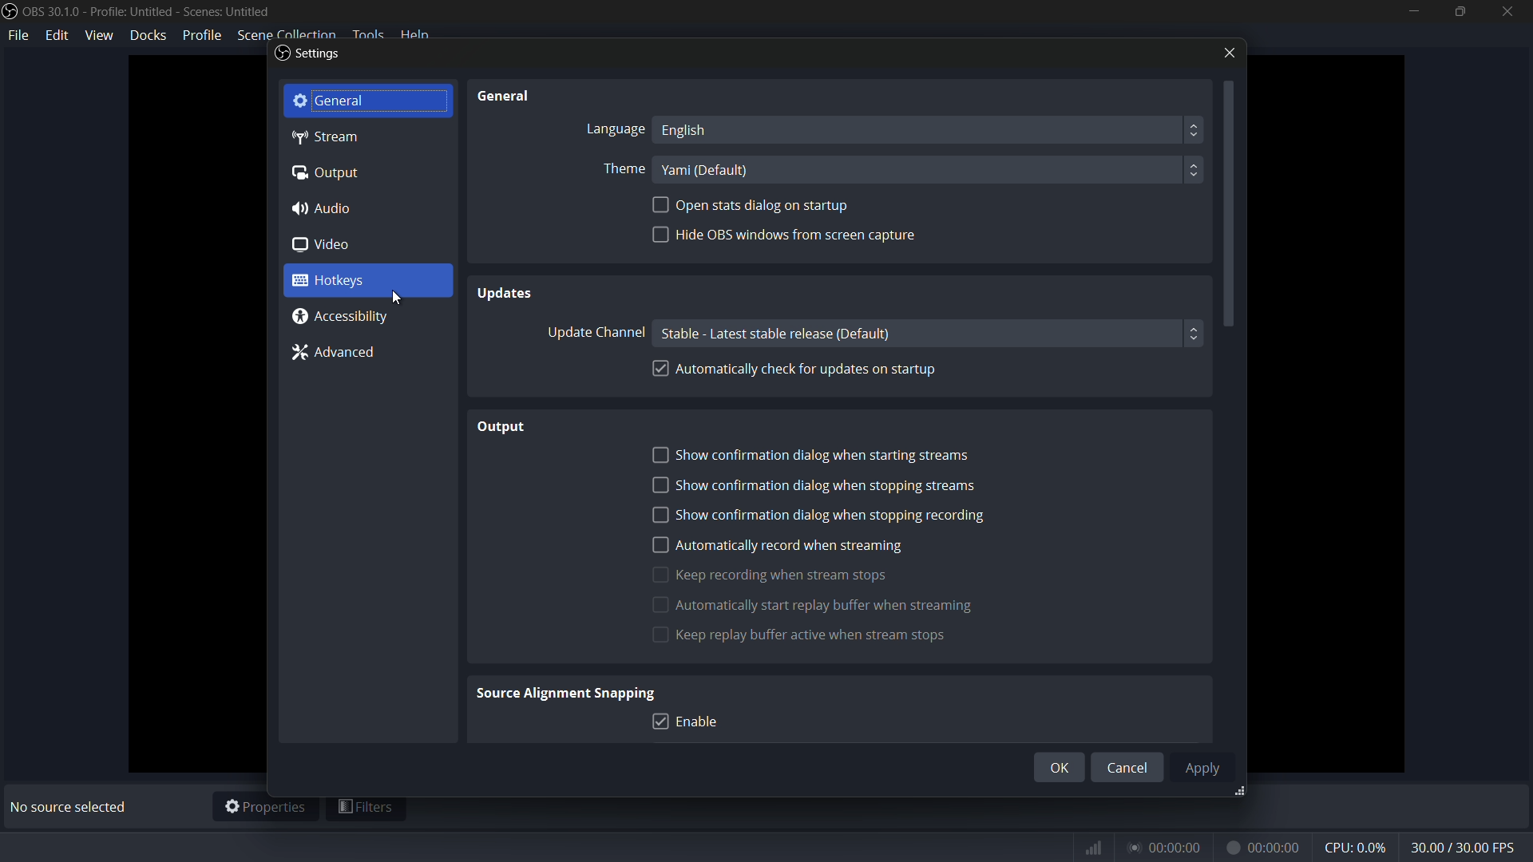 Image resolution: width=1533 pixels, height=862 pixels. I want to click on open stat dialogue on startup, so click(748, 206).